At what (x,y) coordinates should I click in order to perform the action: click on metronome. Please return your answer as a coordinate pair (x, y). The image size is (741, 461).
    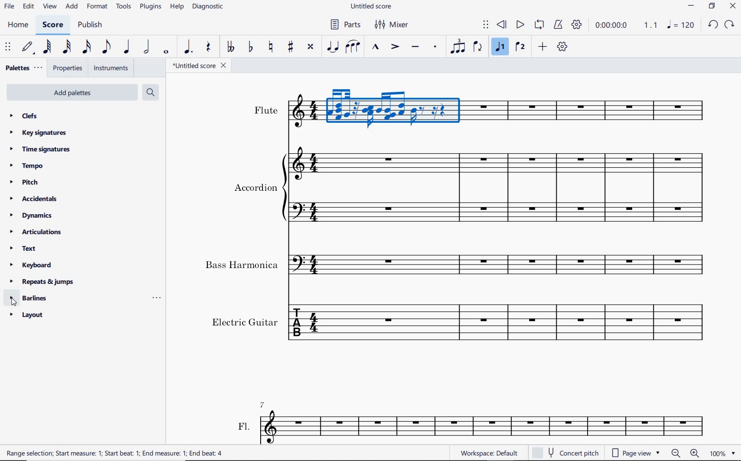
    Looking at the image, I should click on (560, 25).